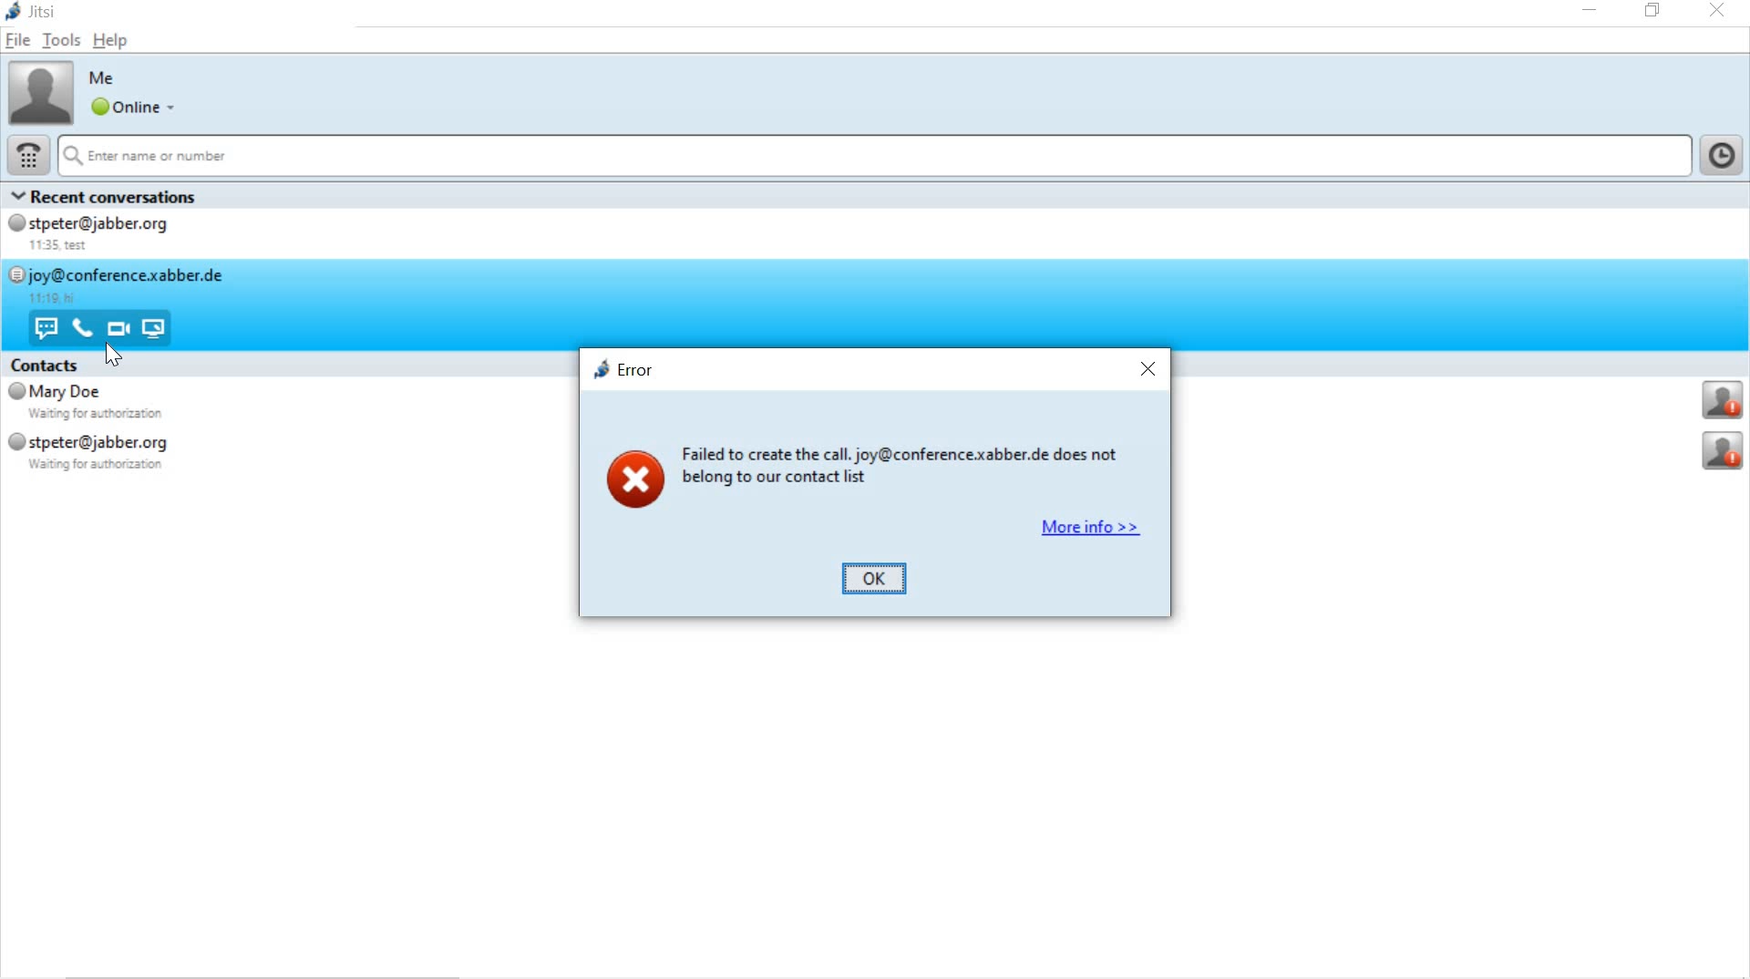 Image resolution: width=1750 pixels, height=979 pixels. I want to click on share desktop, so click(160, 328).